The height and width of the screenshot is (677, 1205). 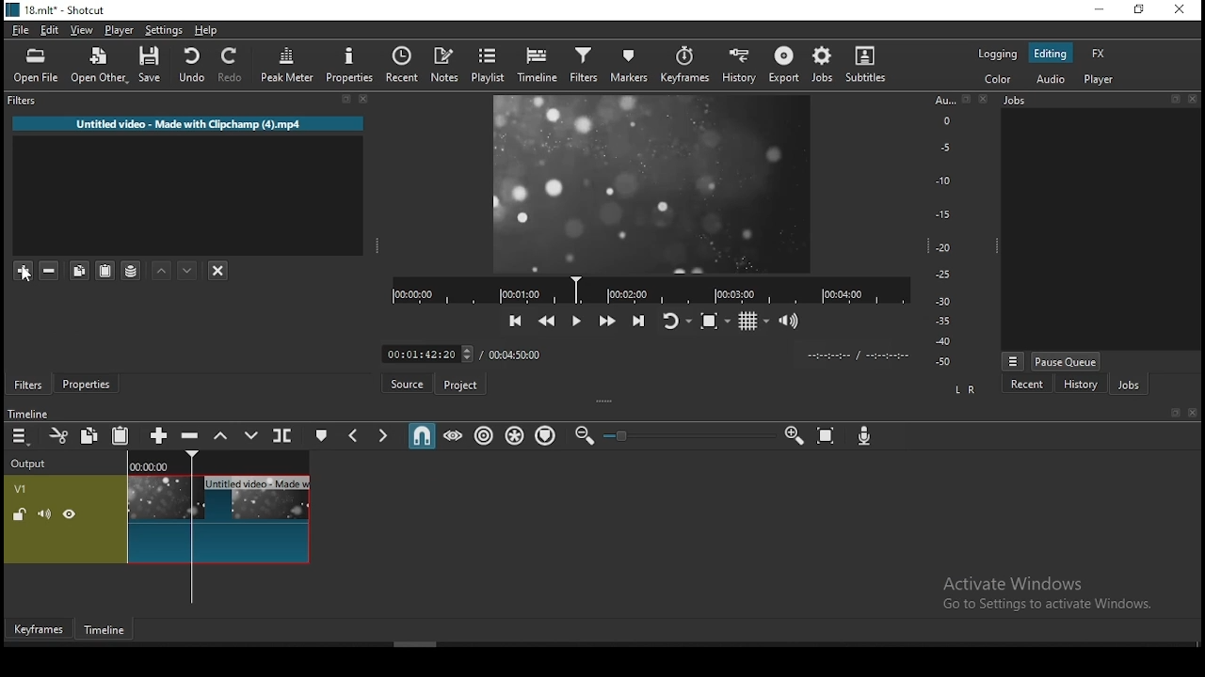 What do you see at coordinates (1015, 101) in the screenshot?
I see `Jobs` at bounding box center [1015, 101].